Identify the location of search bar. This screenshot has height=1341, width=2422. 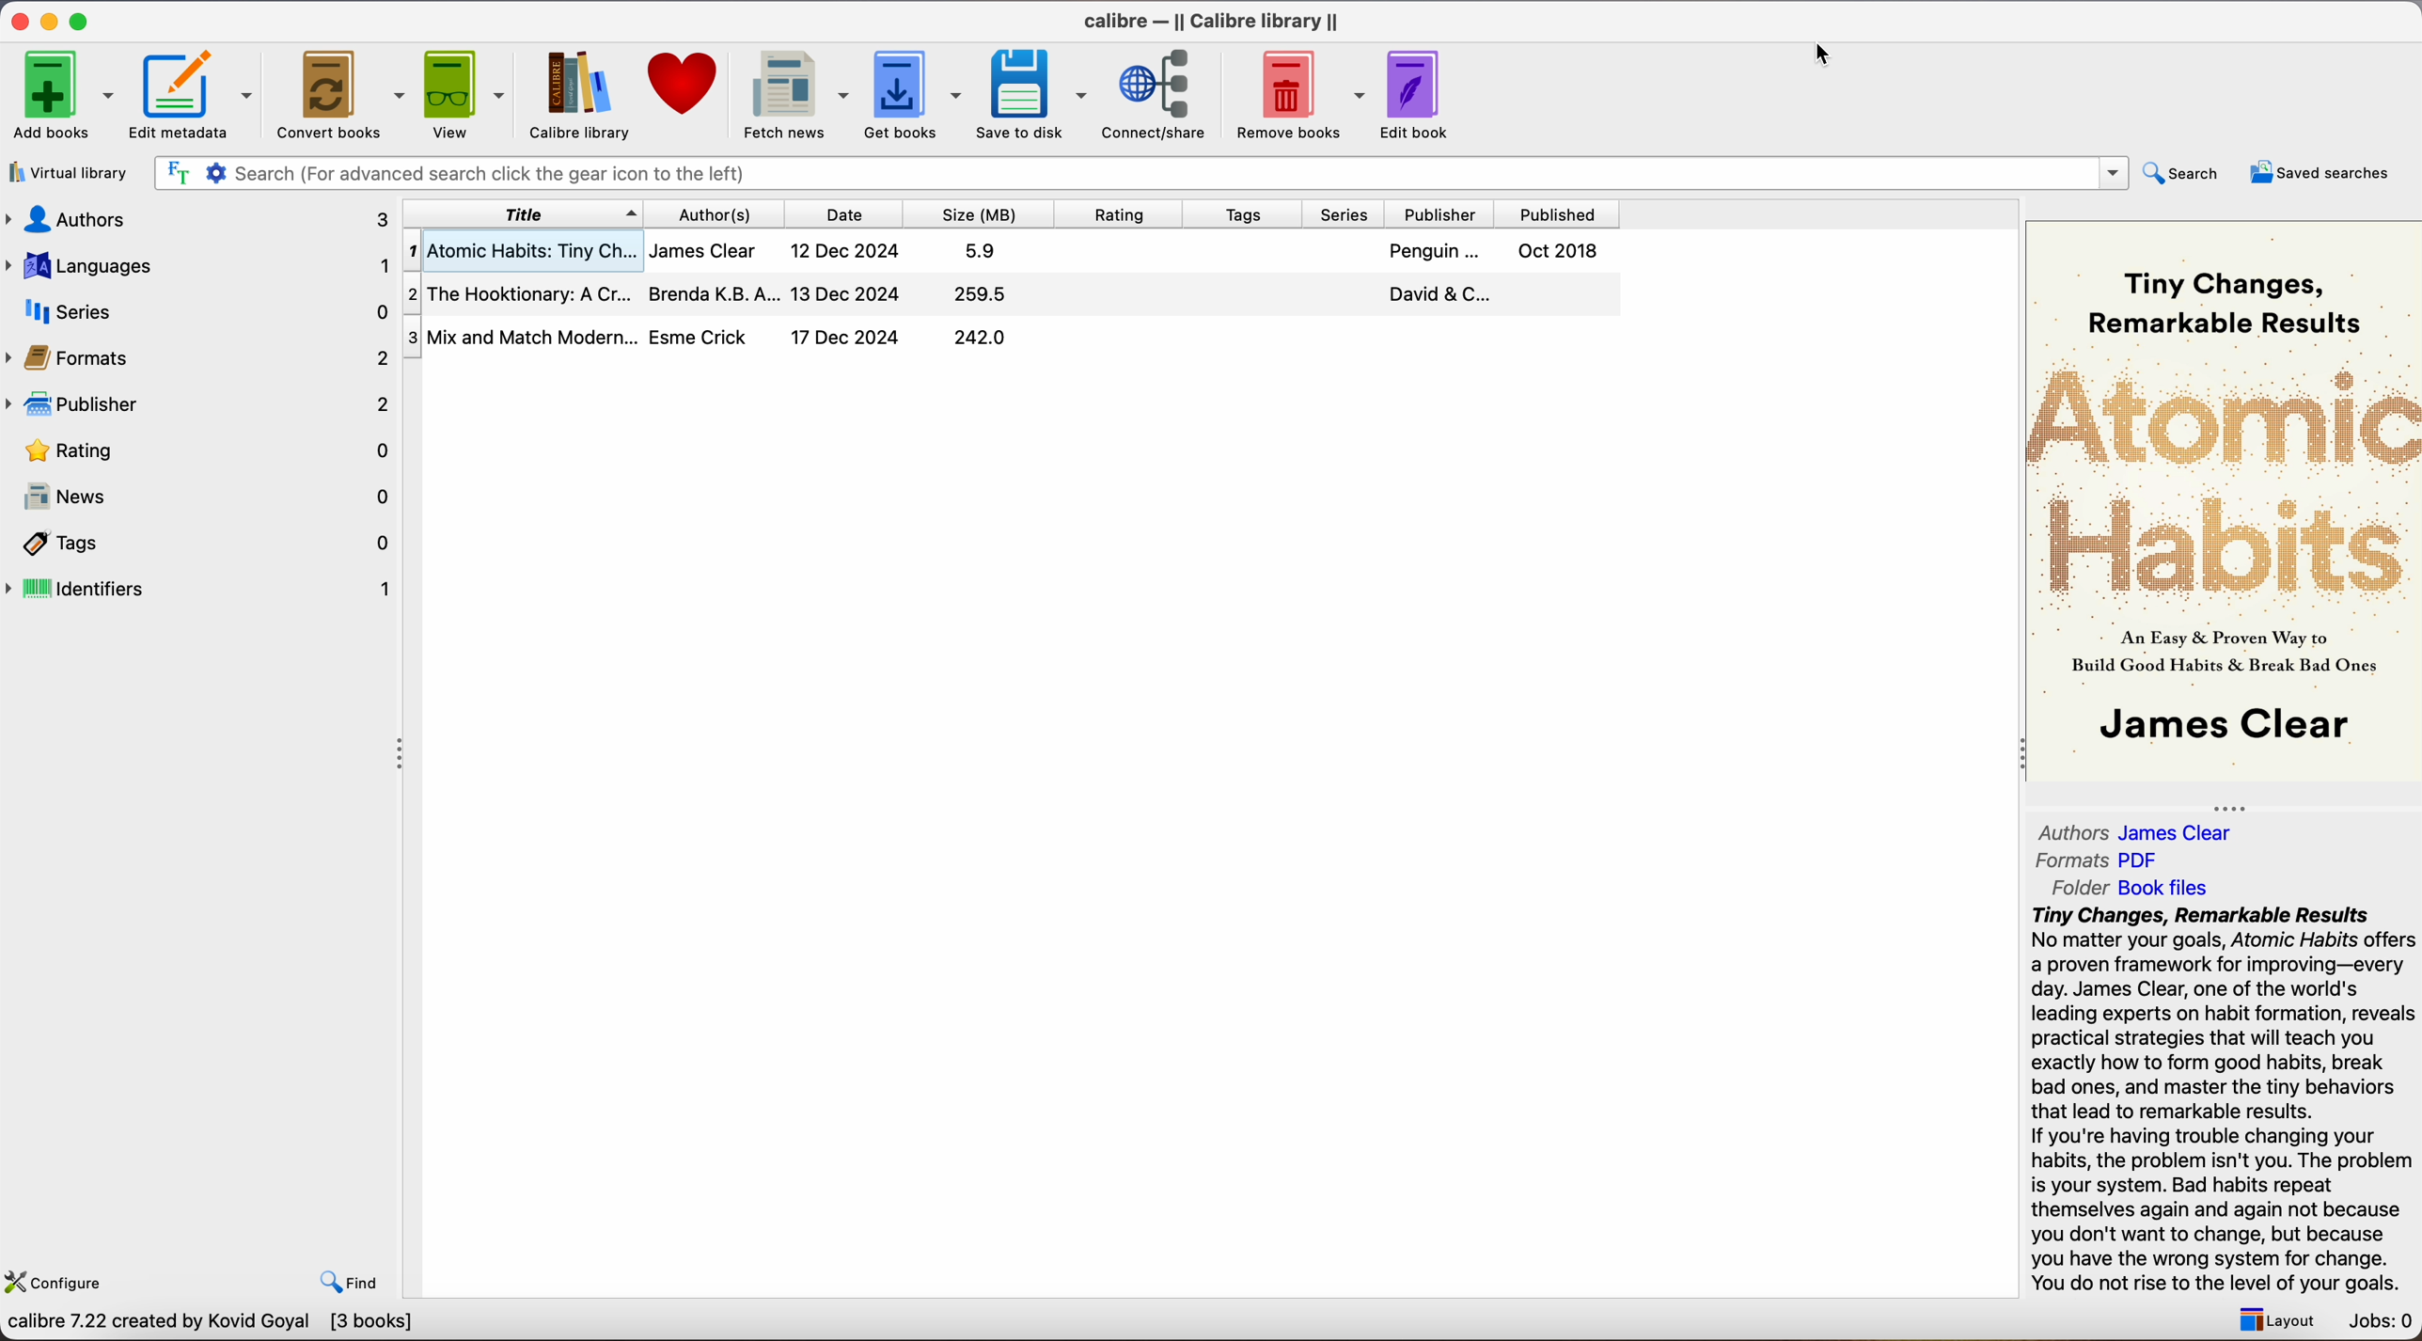
(1140, 174).